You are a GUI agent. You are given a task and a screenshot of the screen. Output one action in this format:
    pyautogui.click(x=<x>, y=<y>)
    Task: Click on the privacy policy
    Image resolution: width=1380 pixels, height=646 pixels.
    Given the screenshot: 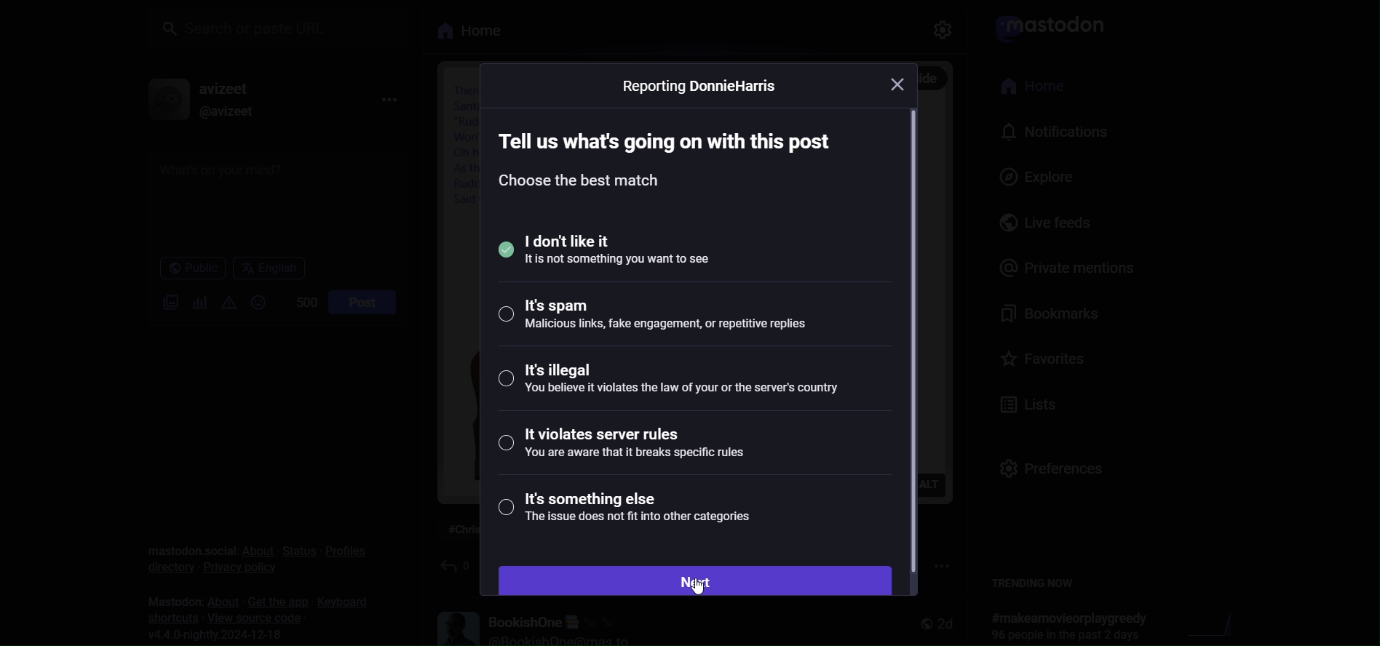 What is the action you would take?
    pyautogui.click(x=239, y=573)
    